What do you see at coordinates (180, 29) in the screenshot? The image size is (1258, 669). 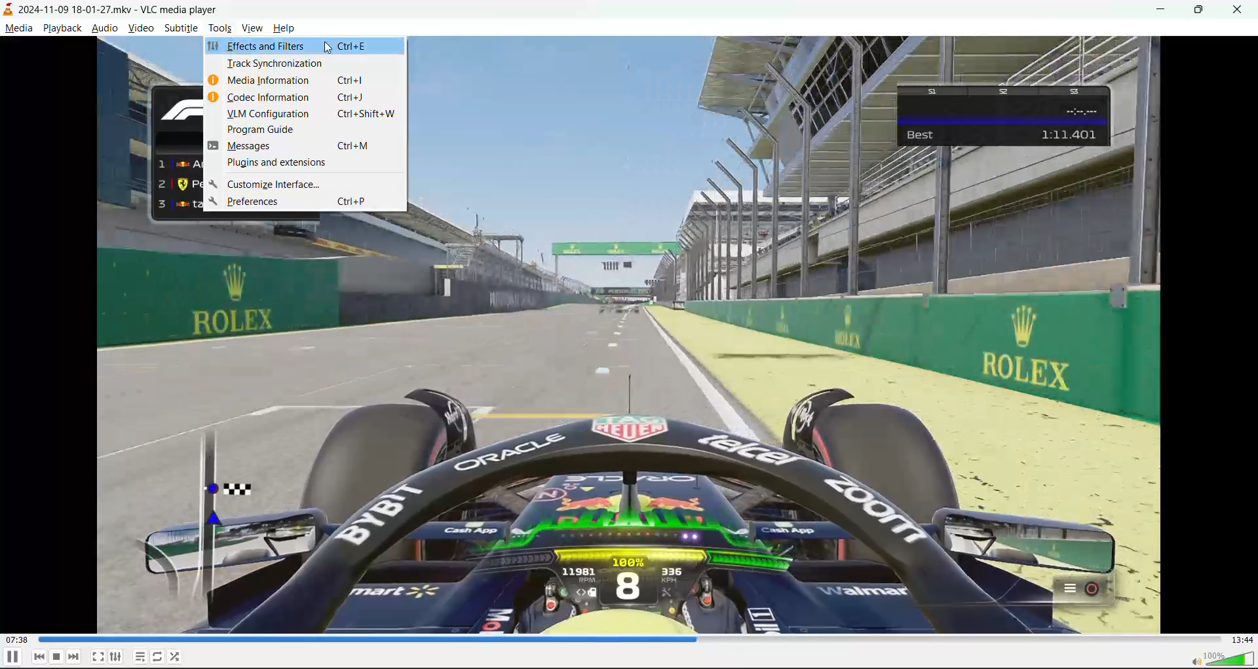 I see `subtitle` at bounding box center [180, 29].